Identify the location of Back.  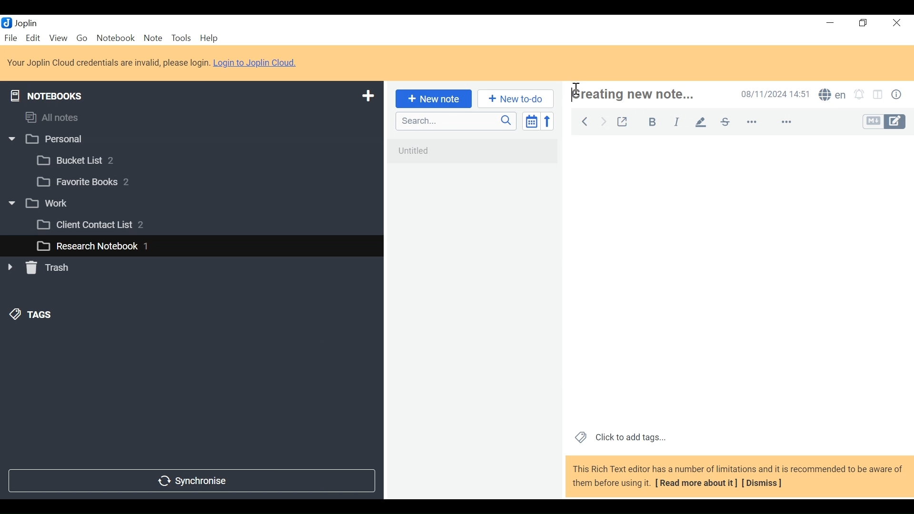
(584, 120).